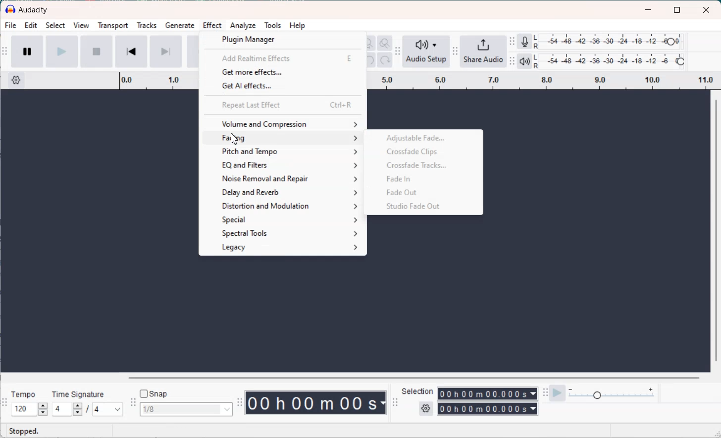 Image resolution: width=721 pixels, height=438 pixels. Describe the element at coordinates (187, 409) in the screenshot. I see `1/8` at that location.